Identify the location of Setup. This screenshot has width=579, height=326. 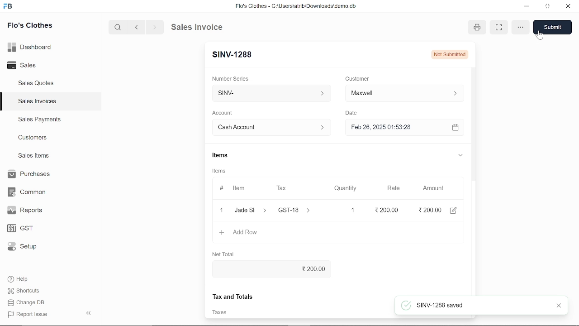
(28, 247).